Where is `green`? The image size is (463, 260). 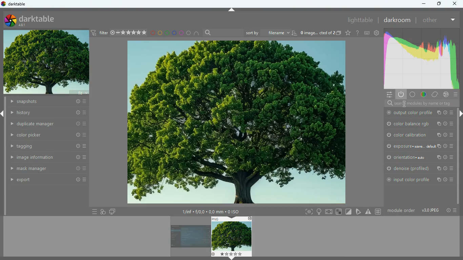 green is located at coordinates (167, 33).